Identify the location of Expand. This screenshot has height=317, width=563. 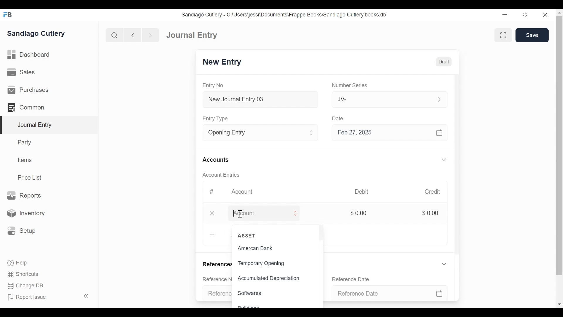
(296, 213).